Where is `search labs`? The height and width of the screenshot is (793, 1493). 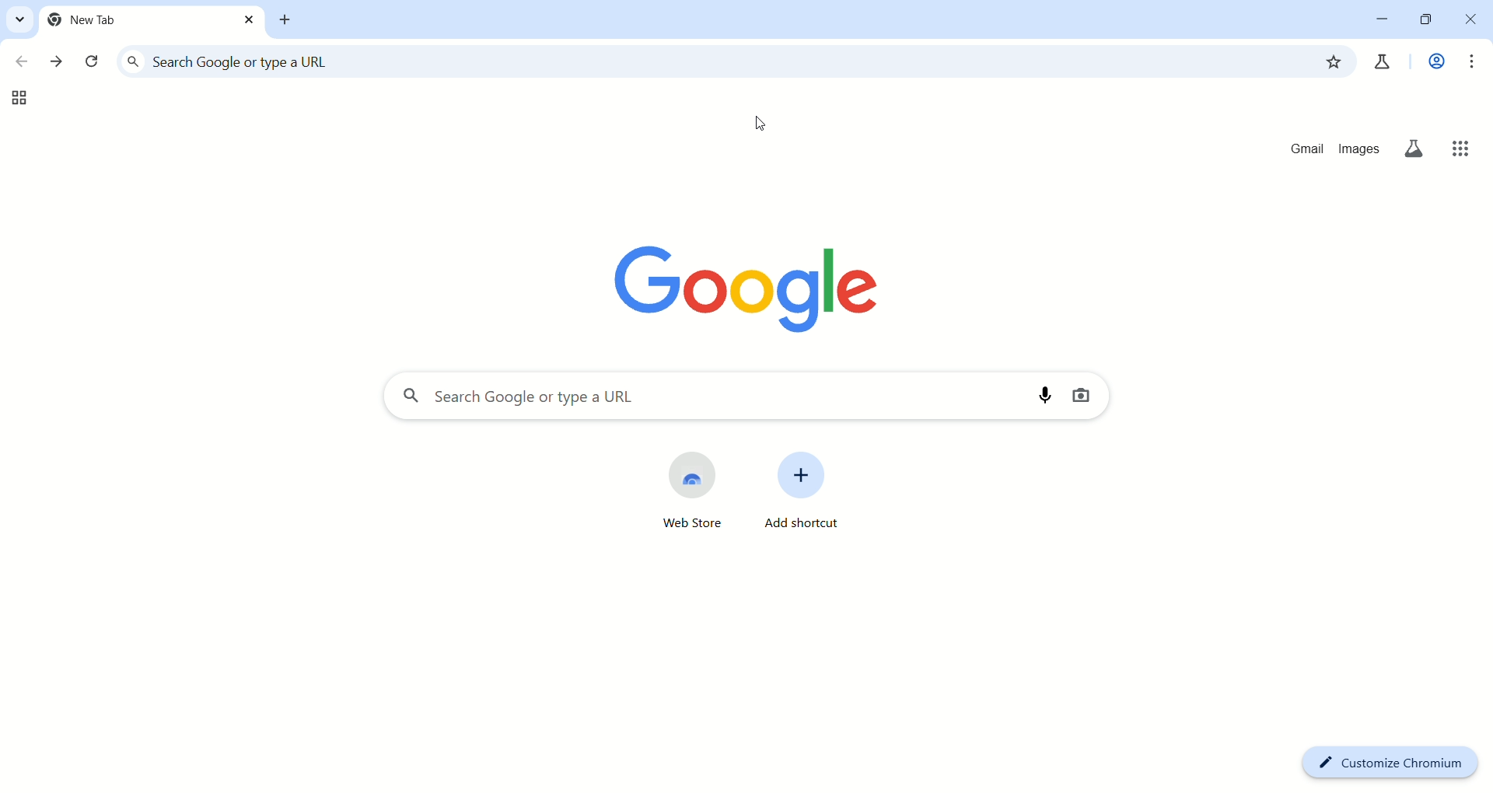 search labs is located at coordinates (1415, 148).